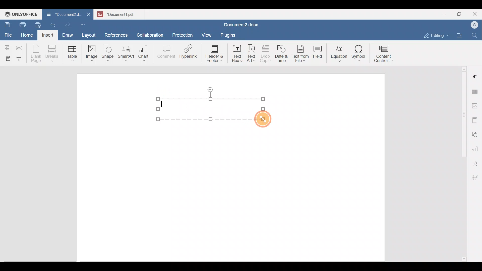  Describe the element at coordinates (52, 24) in the screenshot. I see `Undo` at that location.